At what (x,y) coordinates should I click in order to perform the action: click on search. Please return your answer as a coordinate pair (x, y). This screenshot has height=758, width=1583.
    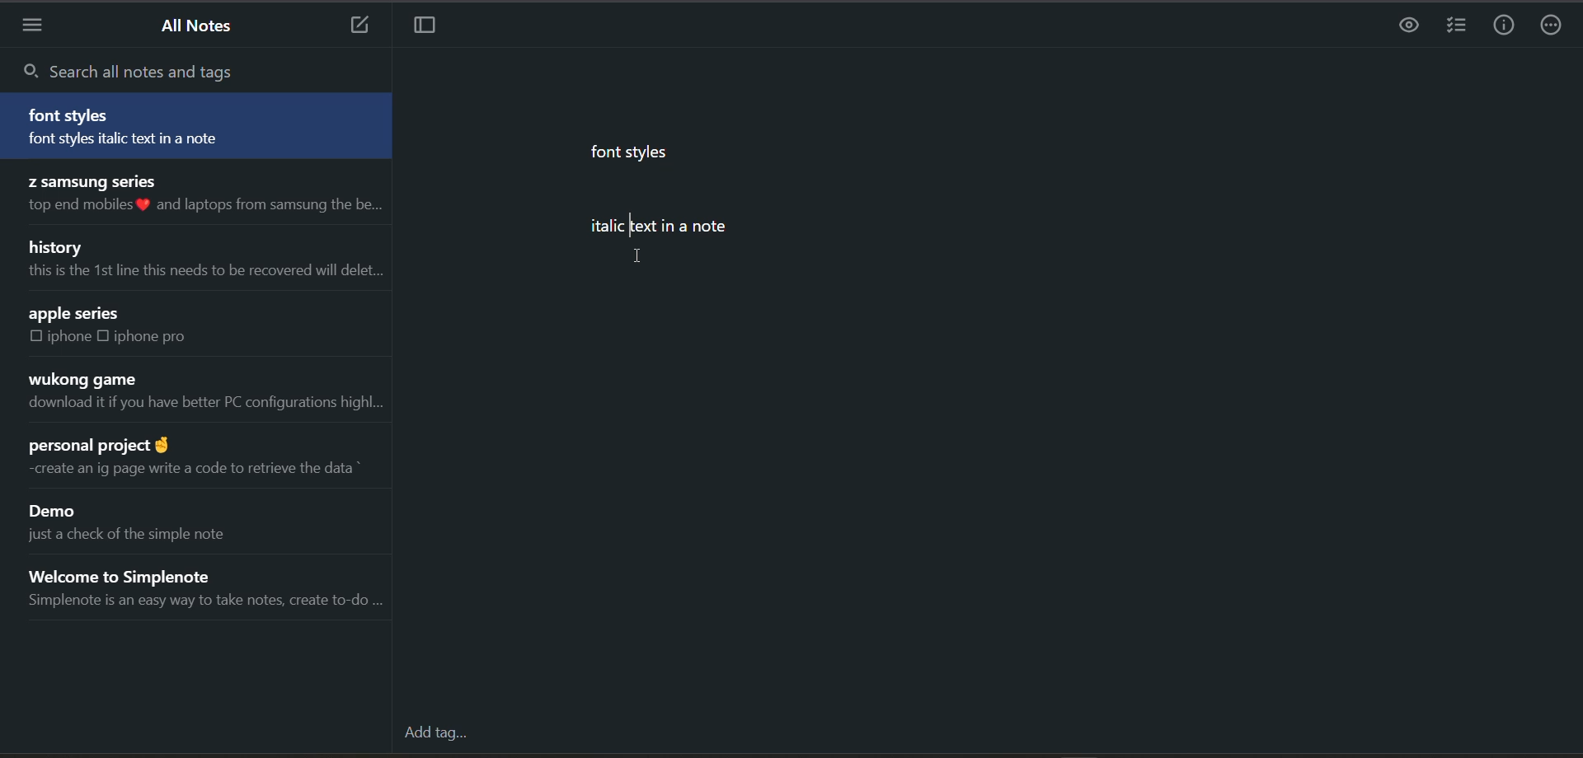
    Looking at the image, I should click on (153, 68).